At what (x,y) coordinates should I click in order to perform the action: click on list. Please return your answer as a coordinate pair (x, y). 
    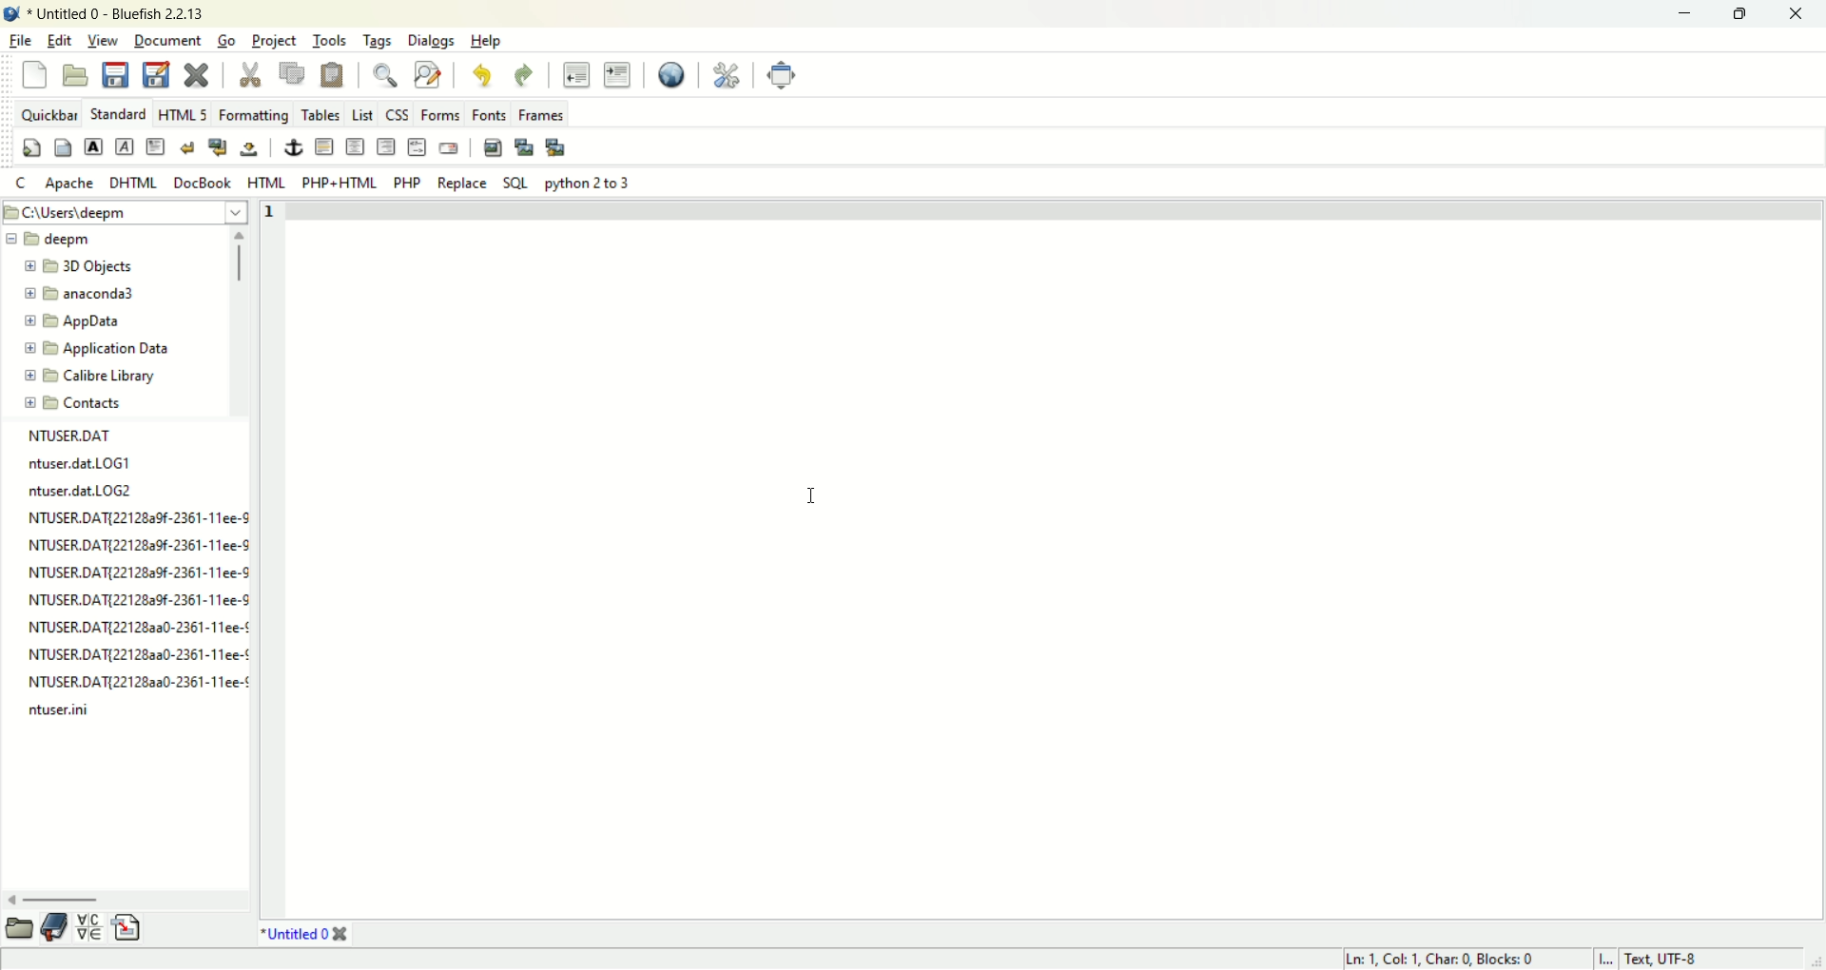
    Looking at the image, I should click on (362, 114).